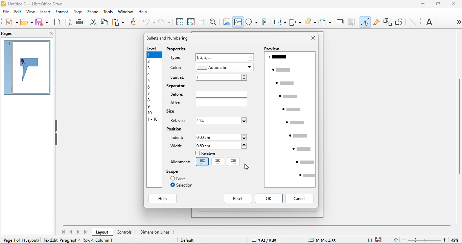 The width and height of the screenshot is (462, 244). What do you see at coordinates (18, 11) in the screenshot?
I see `edit` at bounding box center [18, 11].